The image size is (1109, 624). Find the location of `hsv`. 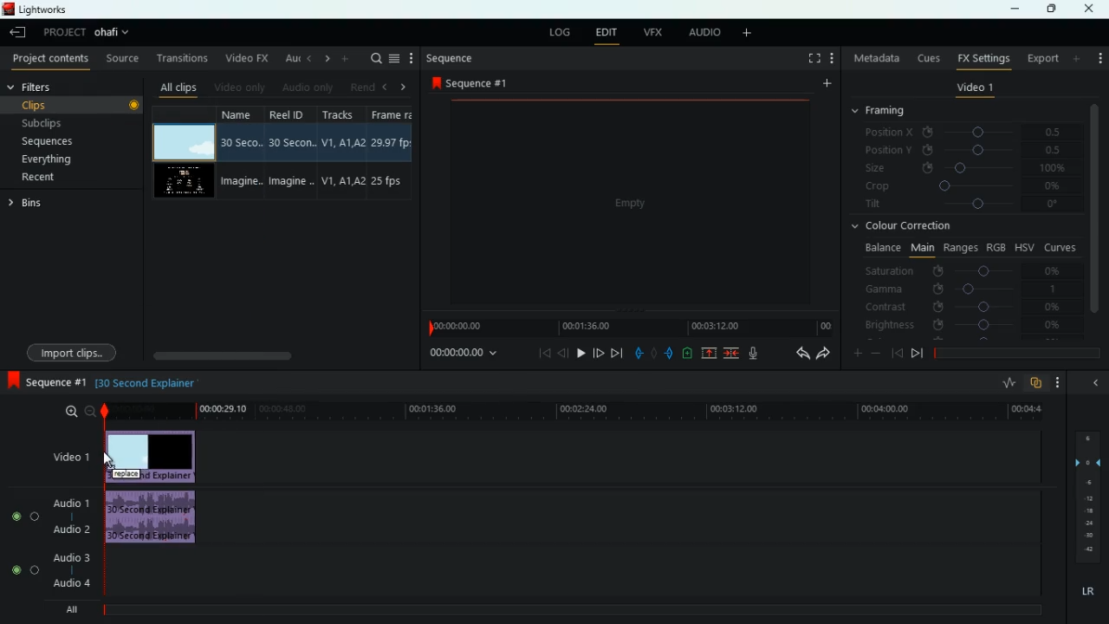

hsv is located at coordinates (1024, 247).